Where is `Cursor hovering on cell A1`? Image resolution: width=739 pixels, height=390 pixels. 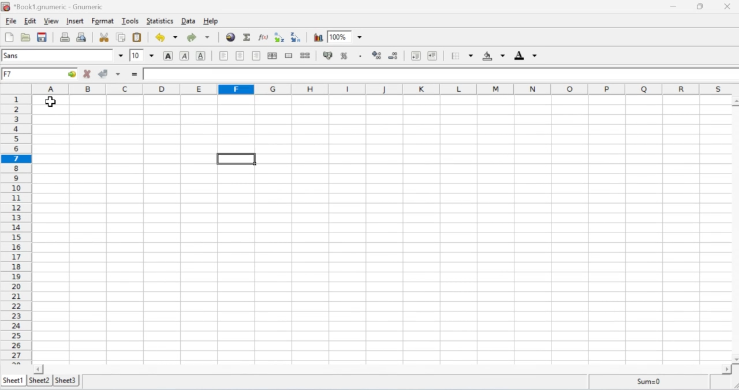
Cursor hovering on cell A1 is located at coordinates (52, 108).